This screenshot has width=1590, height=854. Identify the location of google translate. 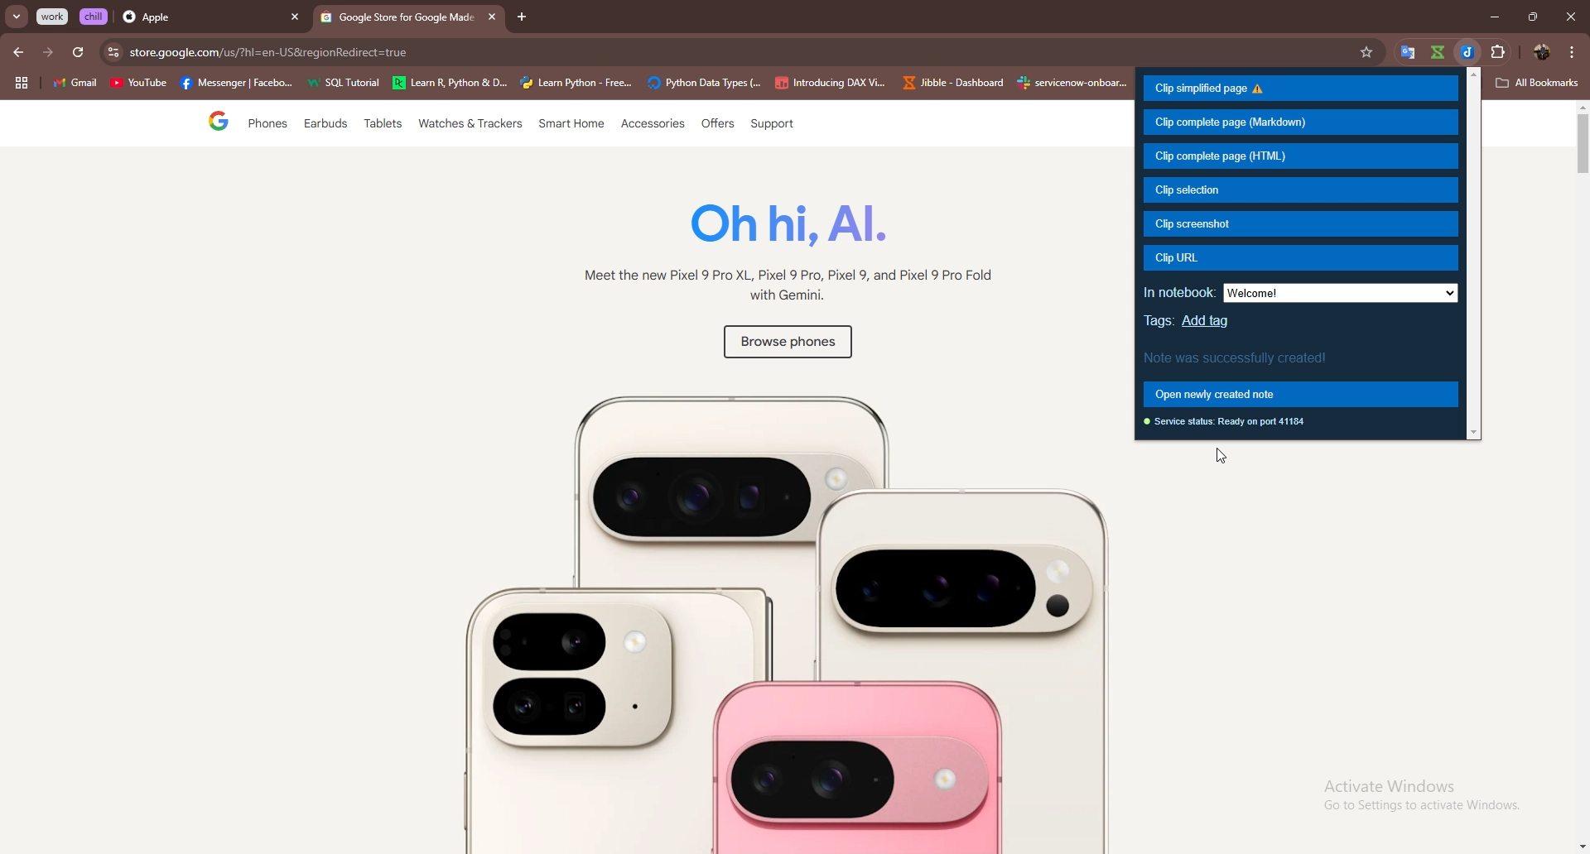
(1437, 52).